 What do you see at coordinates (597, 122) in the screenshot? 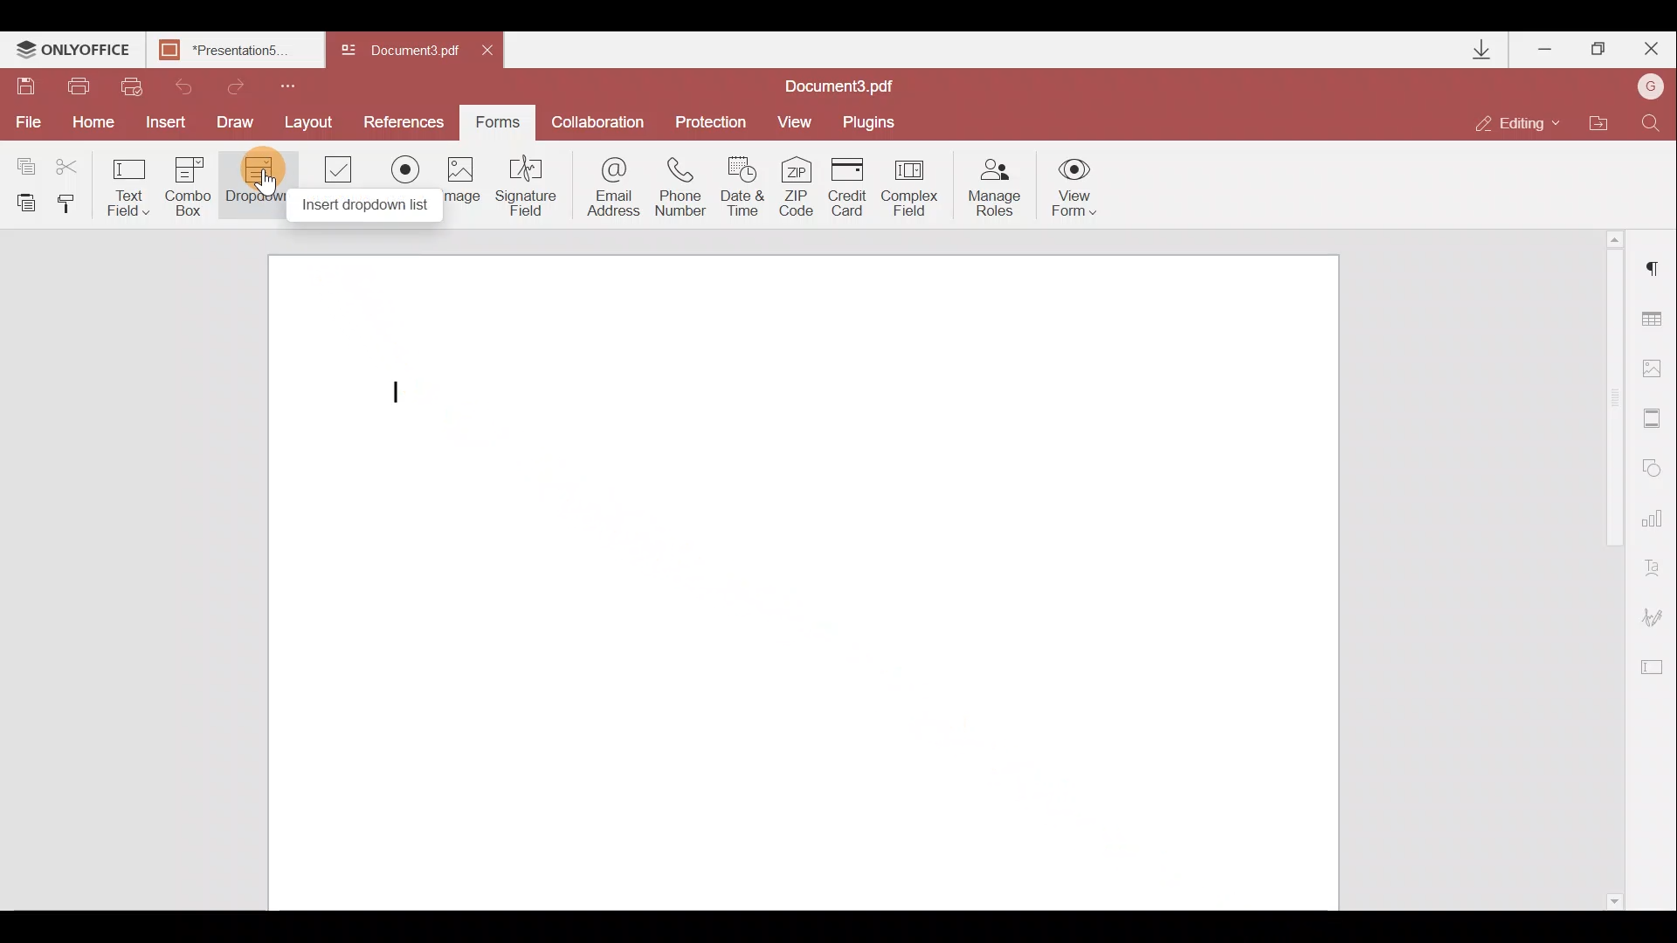
I see `Collaboration` at bounding box center [597, 122].